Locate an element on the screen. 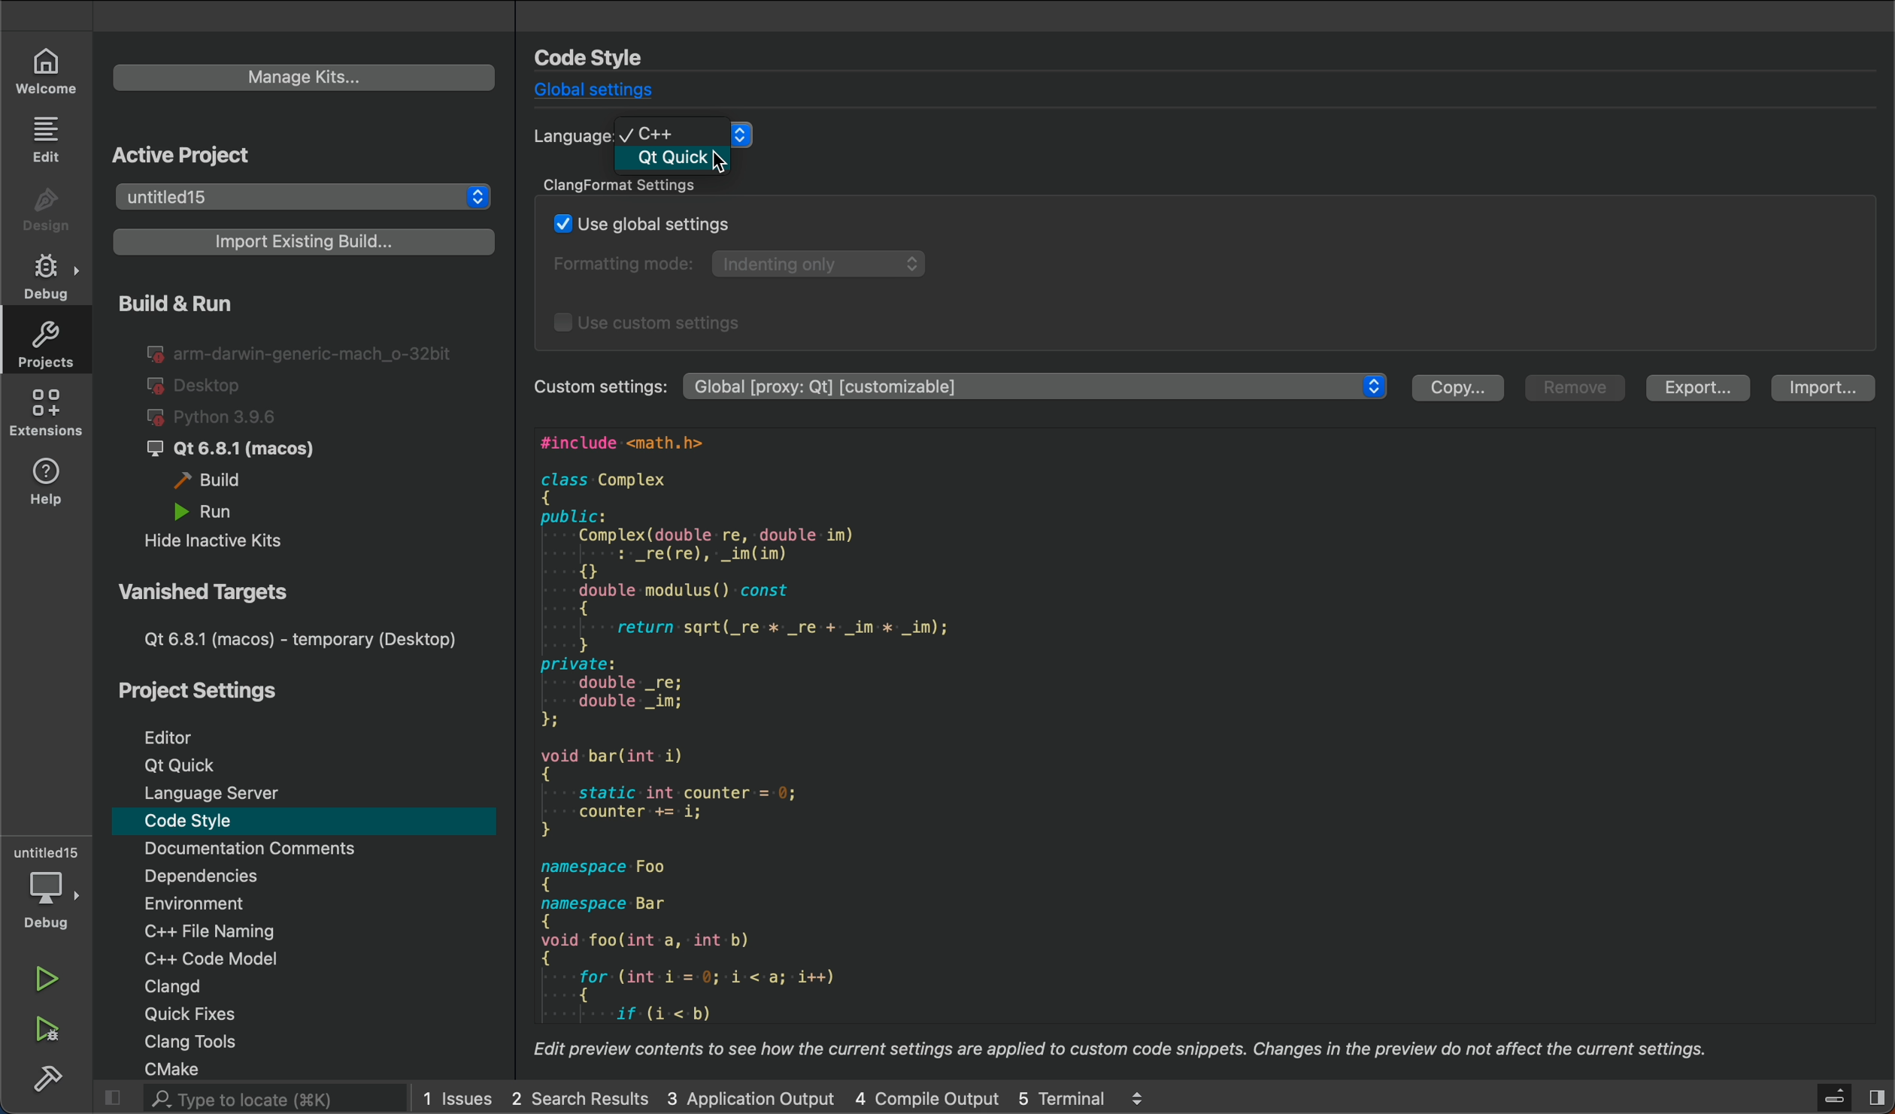  edit is located at coordinates (49, 139).